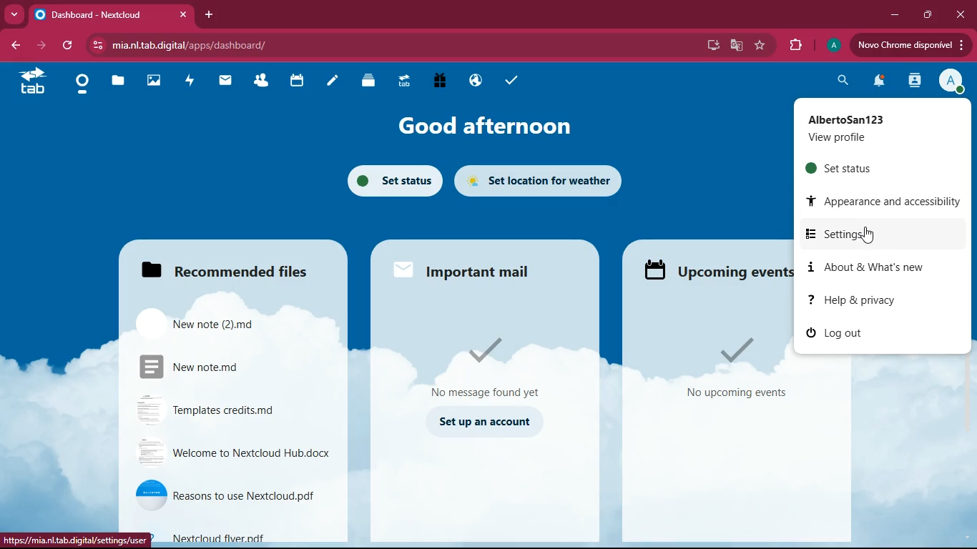  Describe the element at coordinates (727, 375) in the screenshot. I see `events` at that location.